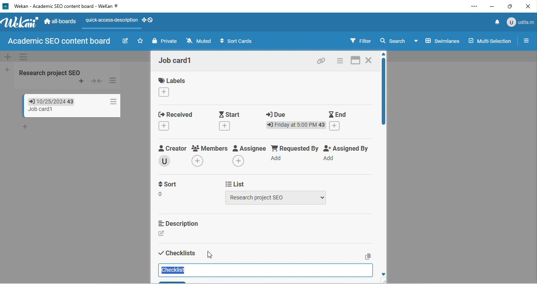 This screenshot has height=284, width=537. What do you see at coordinates (51, 72) in the screenshot?
I see `list name: Research project SEO` at bounding box center [51, 72].